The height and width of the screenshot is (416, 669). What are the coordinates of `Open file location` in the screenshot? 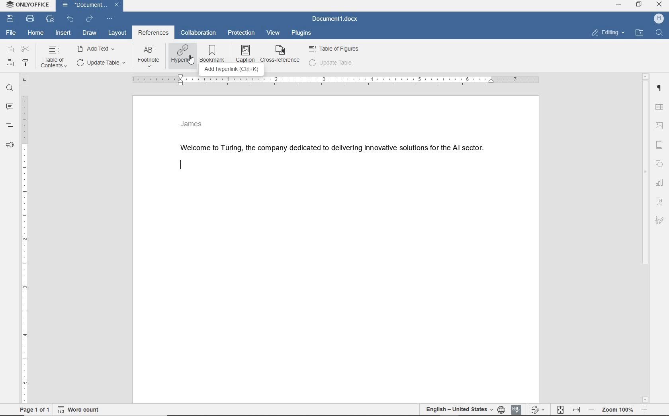 It's located at (642, 31).